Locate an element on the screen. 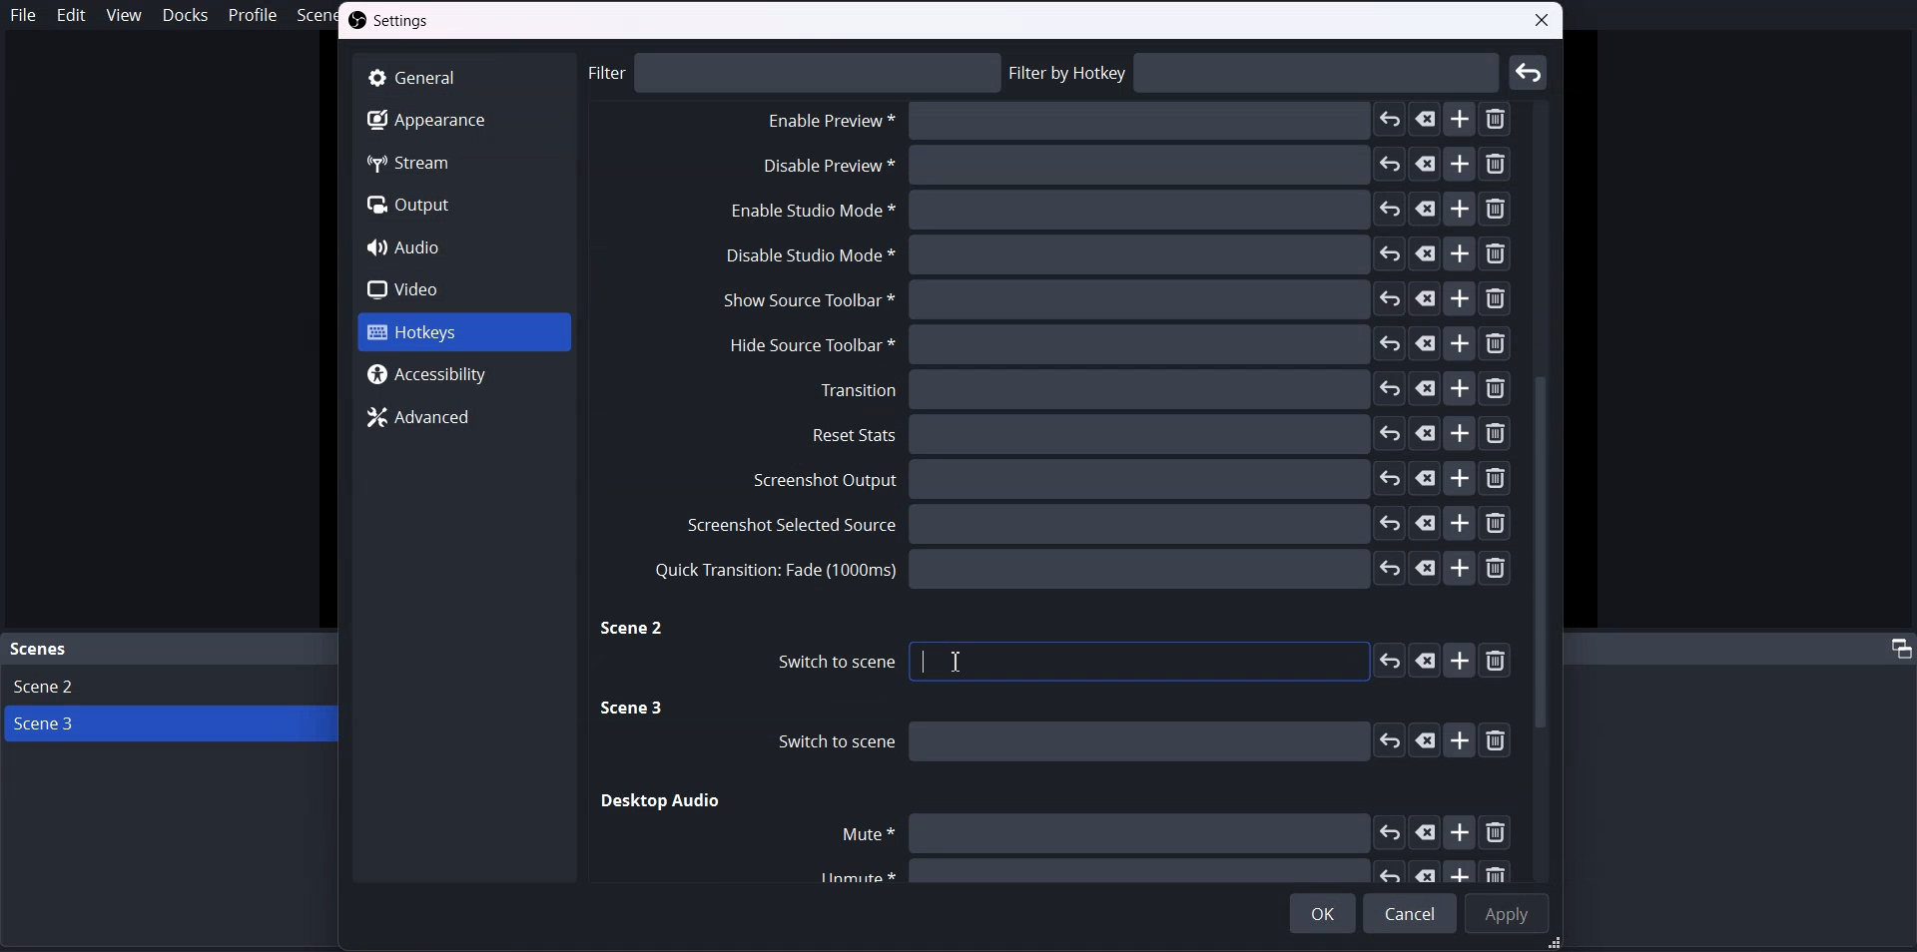 This screenshot has height=952, width=1917. adjust tab is located at coordinates (1898, 648).